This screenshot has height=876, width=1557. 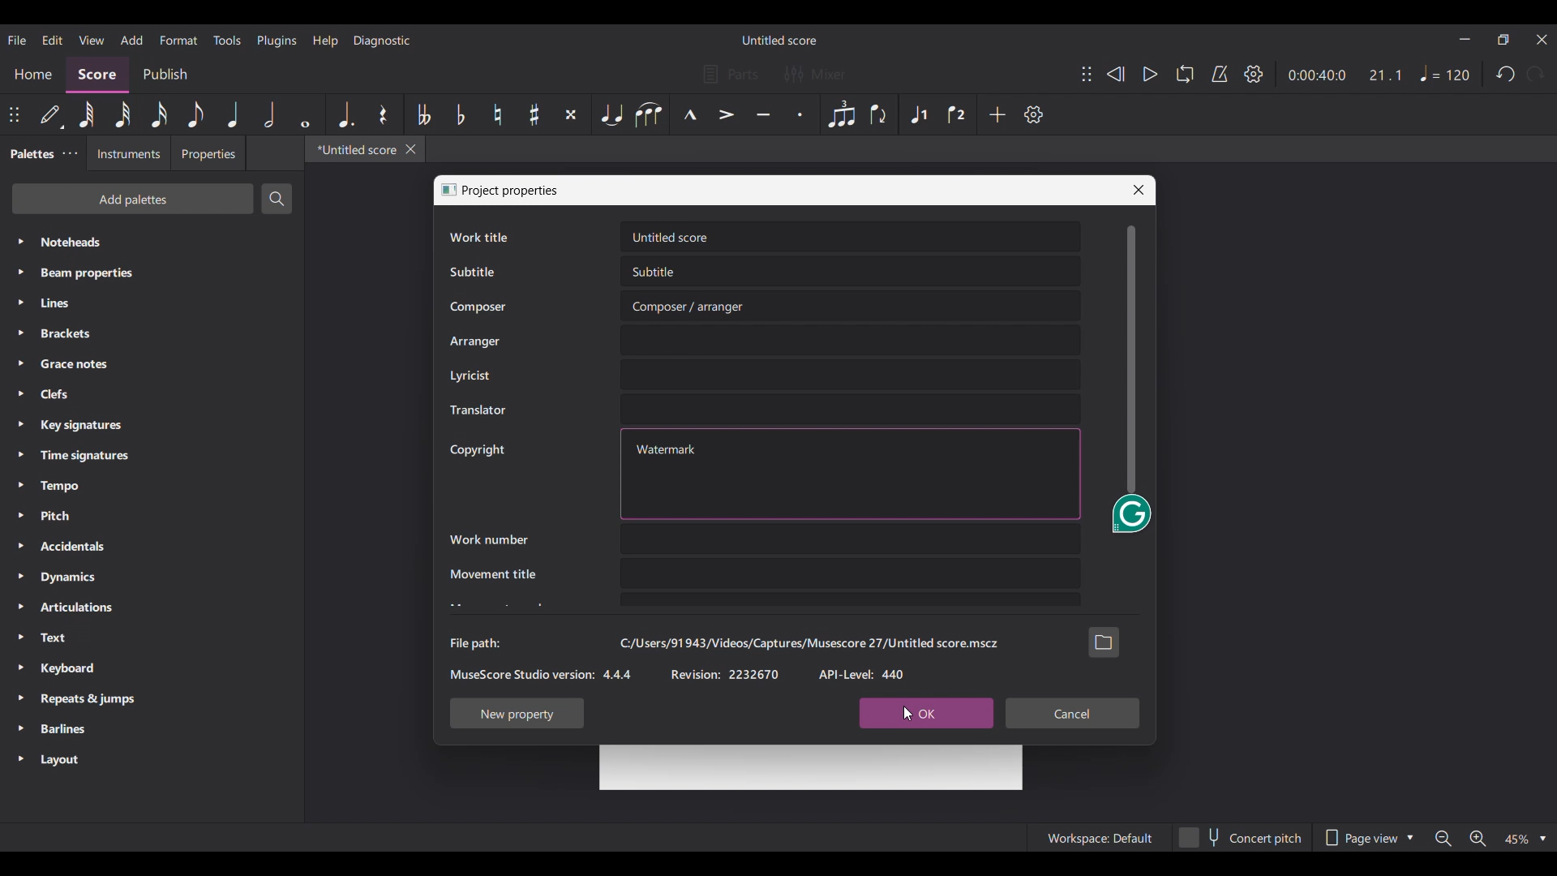 I want to click on View menu, so click(x=92, y=40).